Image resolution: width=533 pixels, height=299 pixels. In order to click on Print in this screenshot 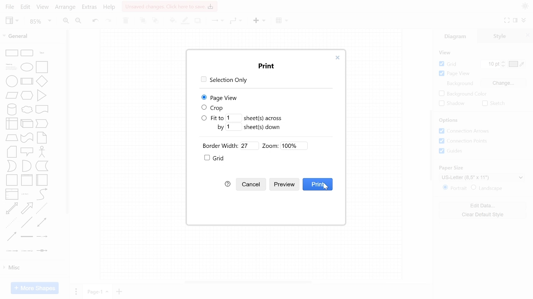, I will do `click(318, 184)`.